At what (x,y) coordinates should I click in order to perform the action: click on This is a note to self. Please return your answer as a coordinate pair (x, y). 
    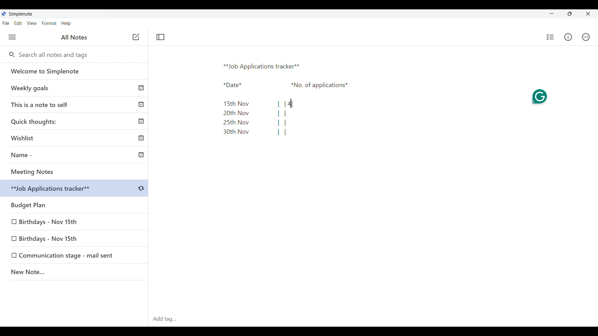
    Looking at the image, I should click on (75, 104).